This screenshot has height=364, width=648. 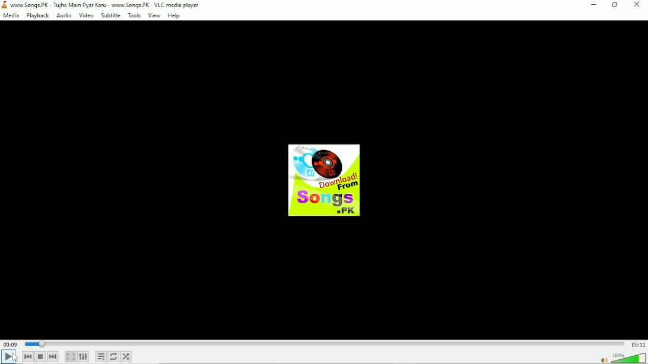 I want to click on Audio, so click(x=63, y=15).